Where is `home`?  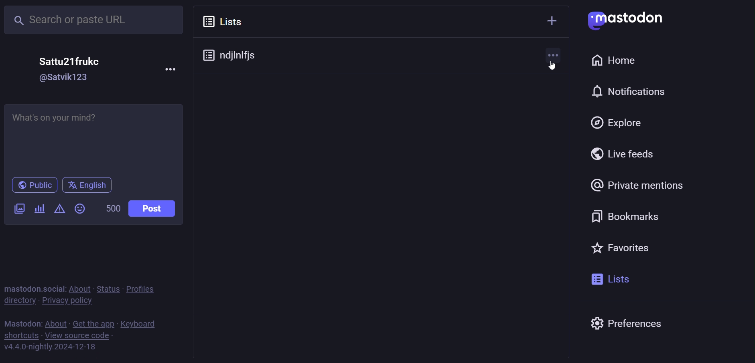
home is located at coordinates (619, 61).